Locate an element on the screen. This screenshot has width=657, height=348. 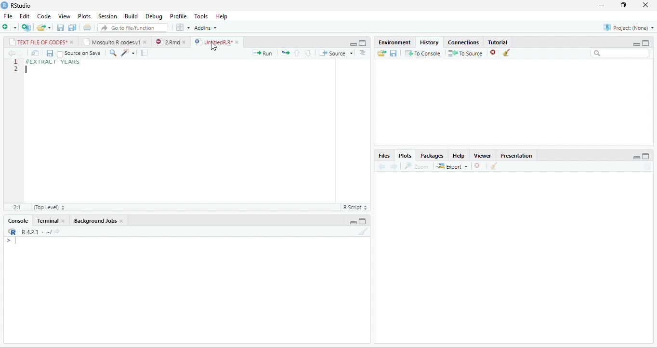
Mosquito R codes.v1 is located at coordinates (112, 42).